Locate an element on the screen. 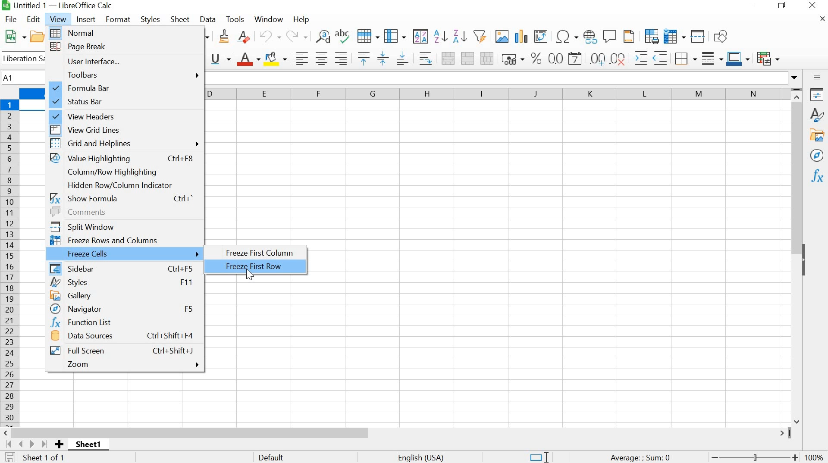  BORDERS is located at coordinates (684, 59).